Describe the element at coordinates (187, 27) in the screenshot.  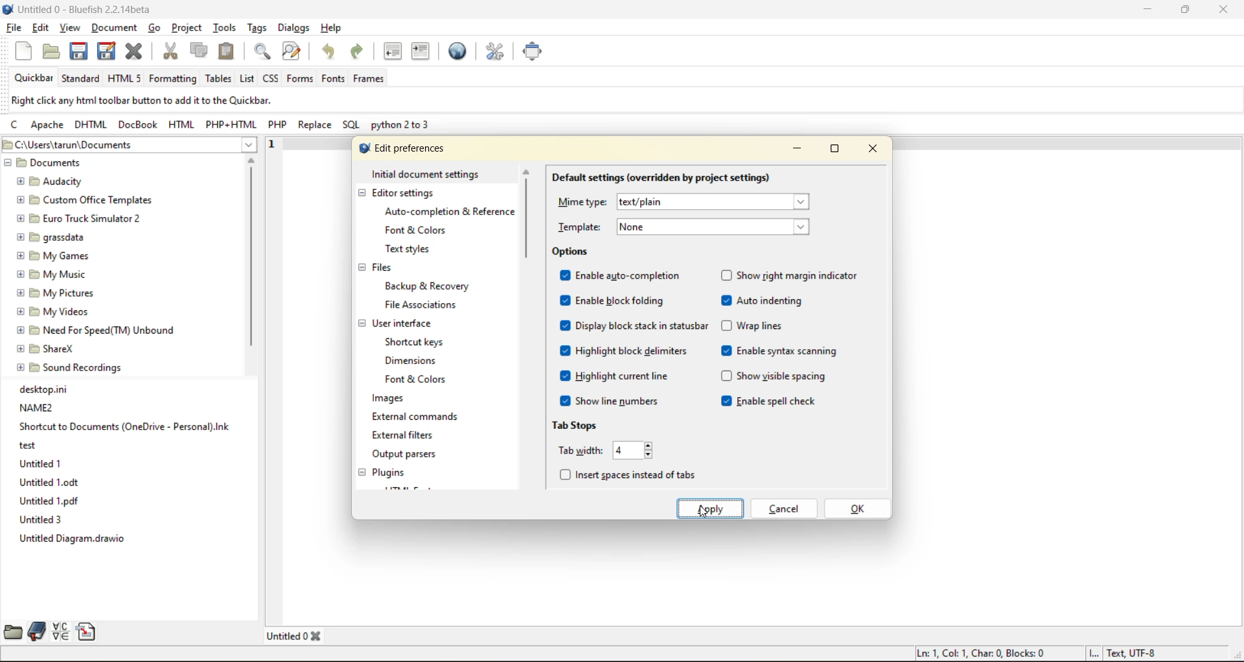
I see `project` at that location.